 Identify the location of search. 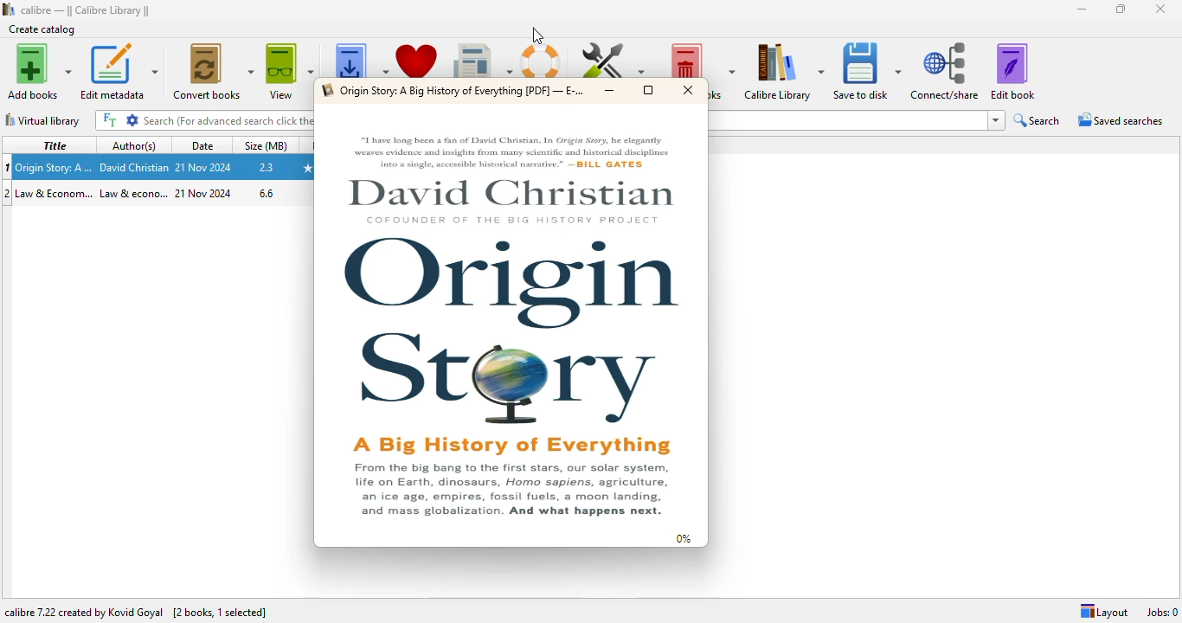
(229, 119).